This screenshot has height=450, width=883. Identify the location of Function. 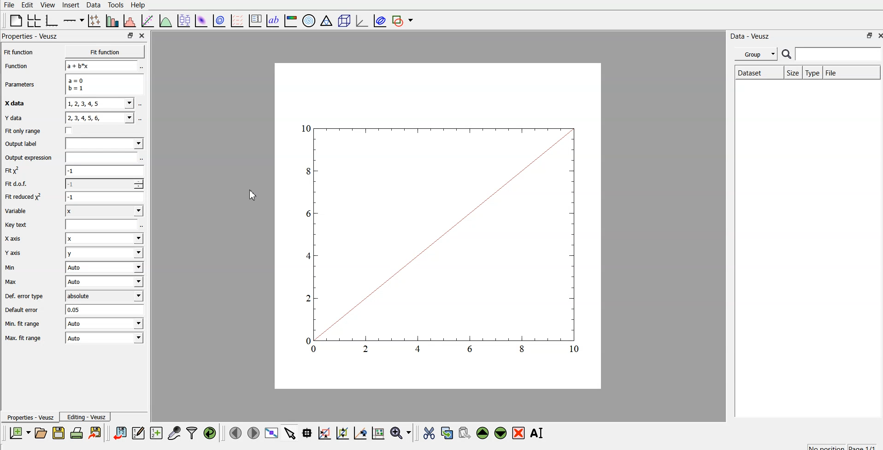
(25, 67).